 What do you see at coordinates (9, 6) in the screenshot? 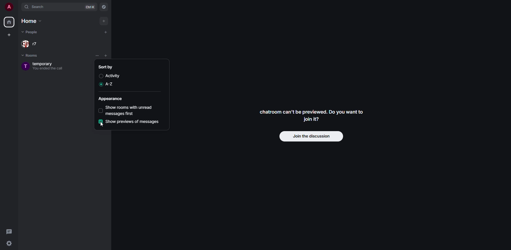
I see `profile` at bounding box center [9, 6].